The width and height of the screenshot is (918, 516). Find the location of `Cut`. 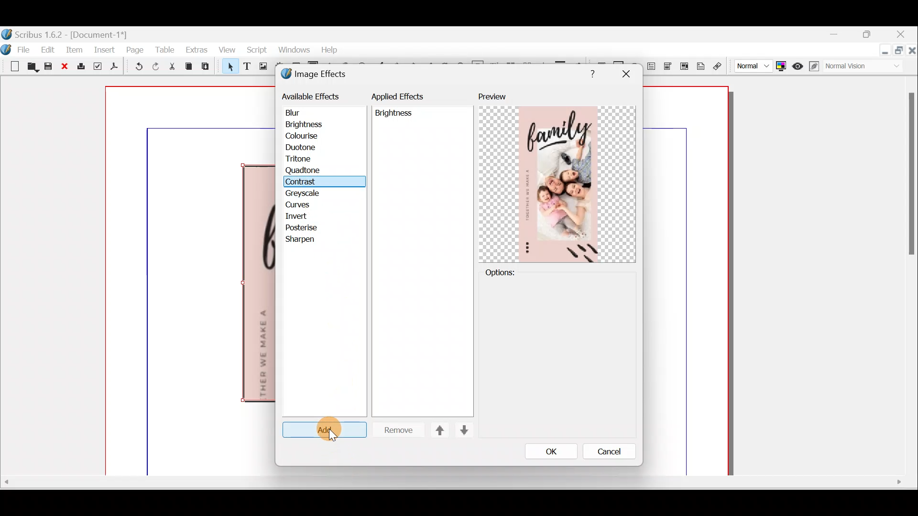

Cut is located at coordinates (172, 68).